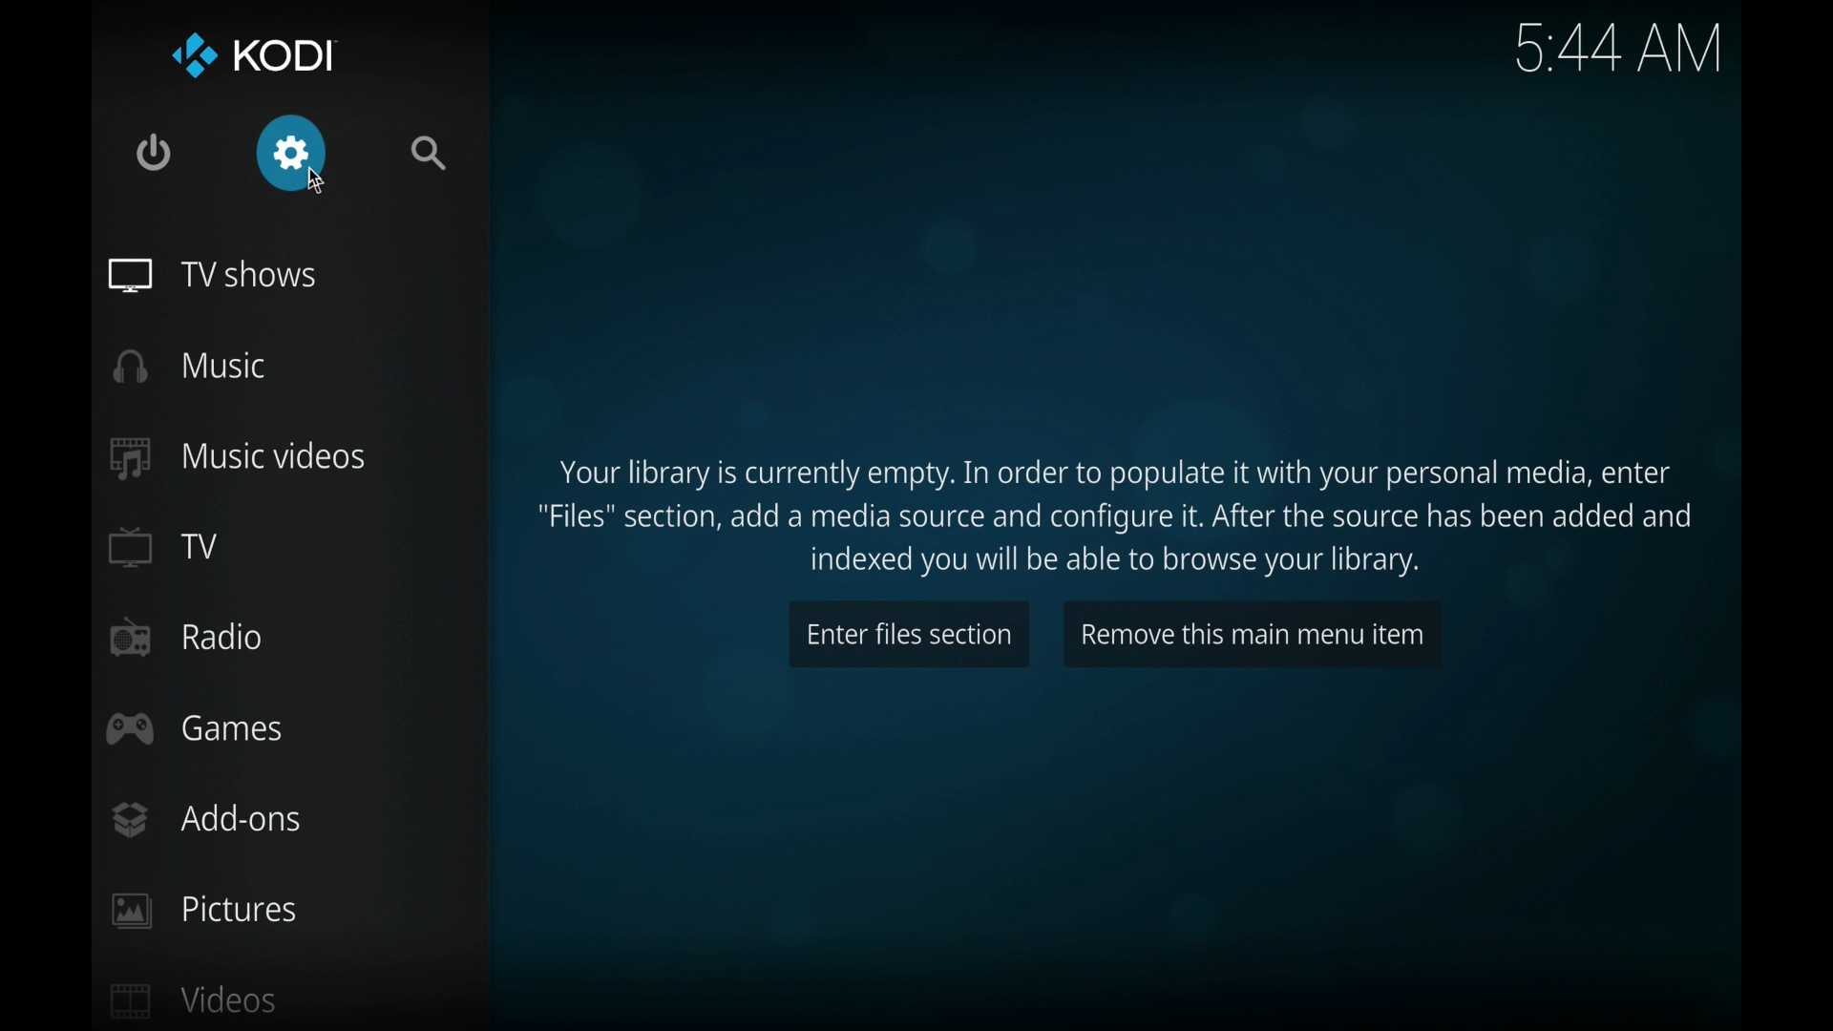  What do you see at coordinates (254, 57) in the screenshot?
I see `kodi` at bounding box center [254, 57].